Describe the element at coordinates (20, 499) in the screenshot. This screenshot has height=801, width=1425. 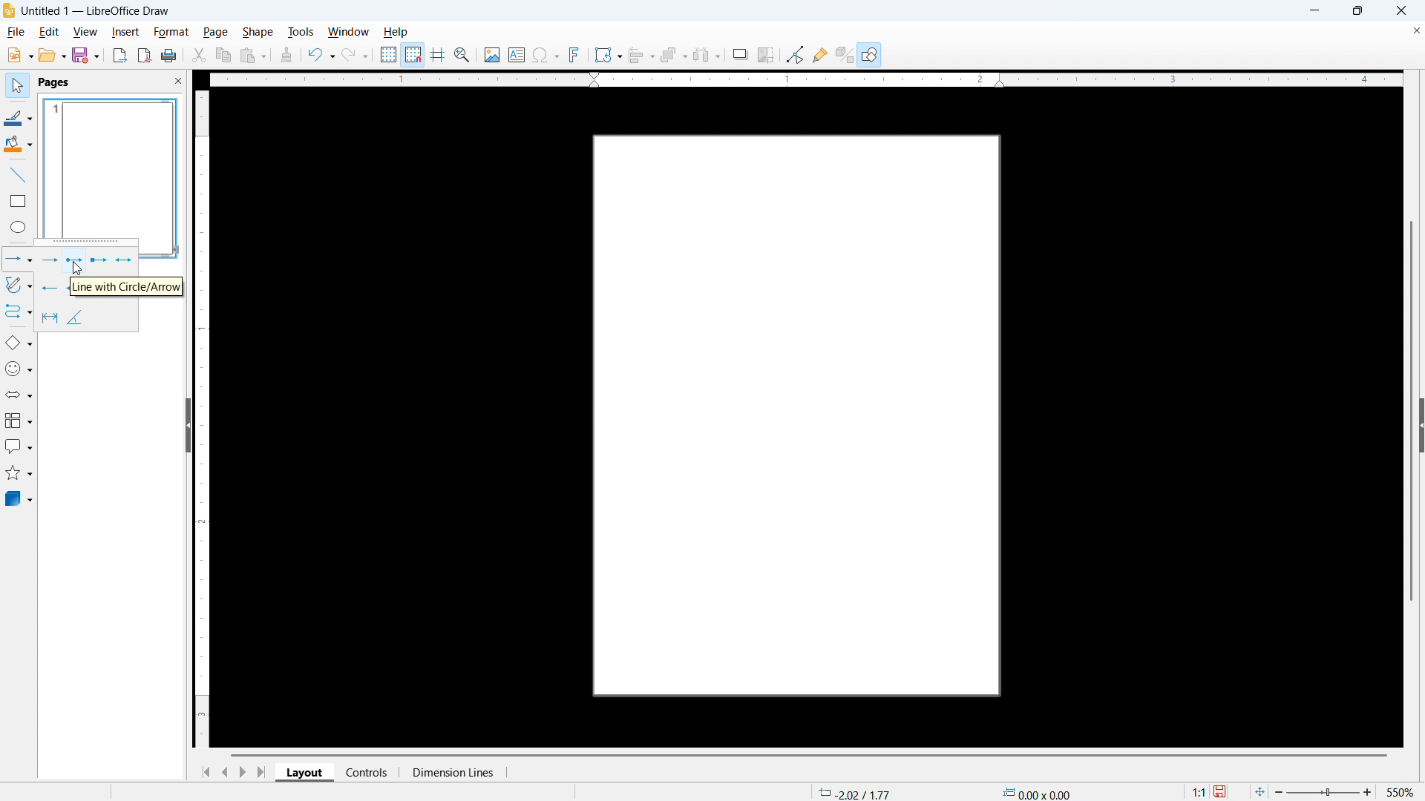
I see `3d objects` at that location.